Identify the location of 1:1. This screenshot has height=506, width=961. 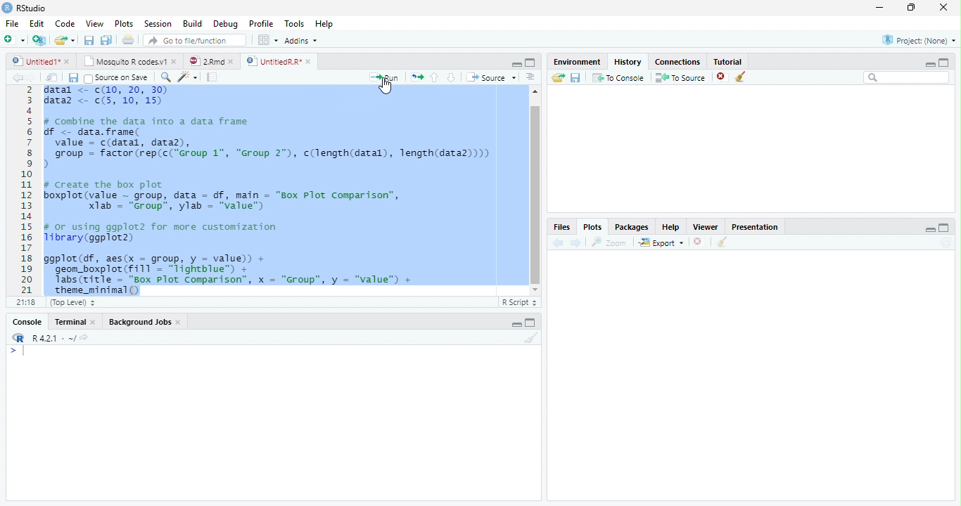
(25, 302).